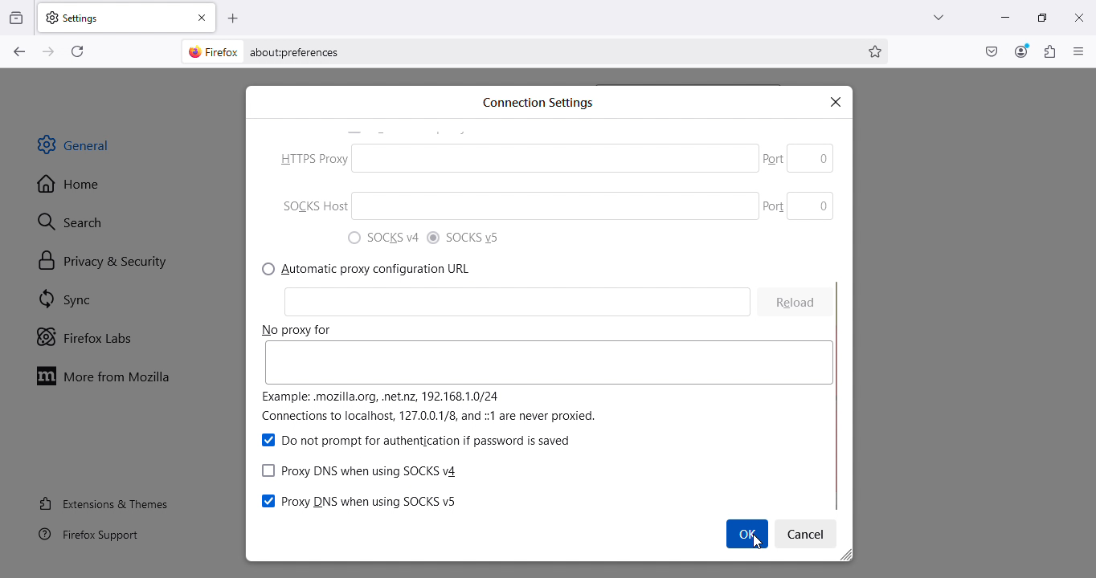 Image resolution: width=1096 pixels, height=578 pixels. Describe the element at coordinates (502, 392) in the screenshot. I see `SOCKS Host` at that location.